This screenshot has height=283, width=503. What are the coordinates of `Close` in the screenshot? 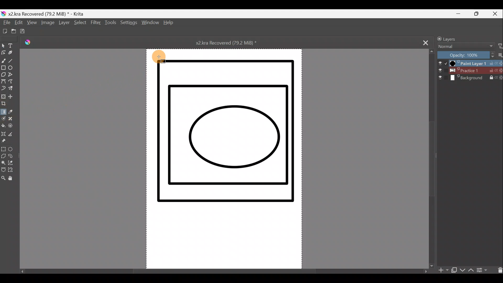 It's located at (496, 13).